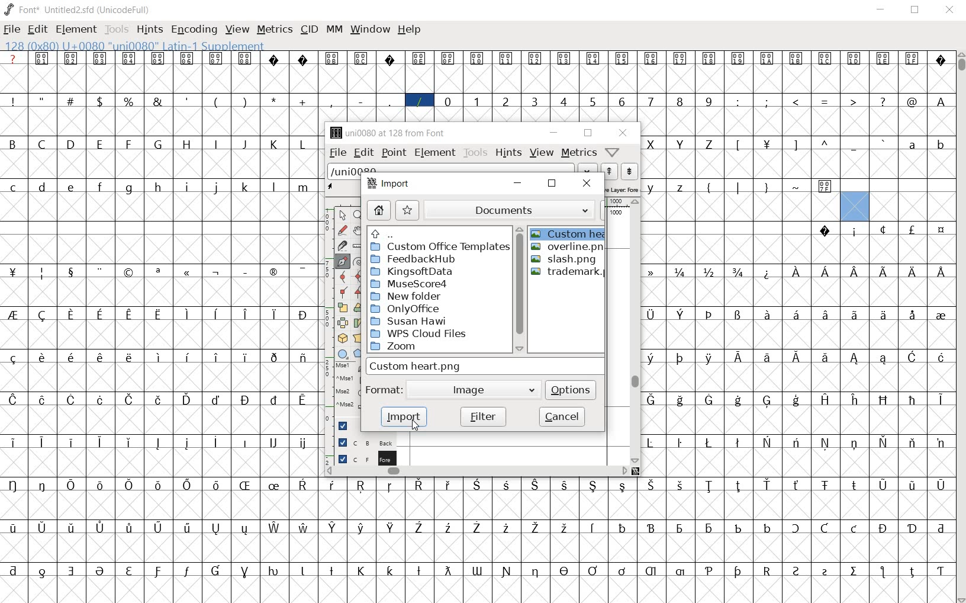 The image size is (966, 603). What do you see at coordinates (913, 442) in the screenshot?
I see `glyph` at bounding box center [913, 442].